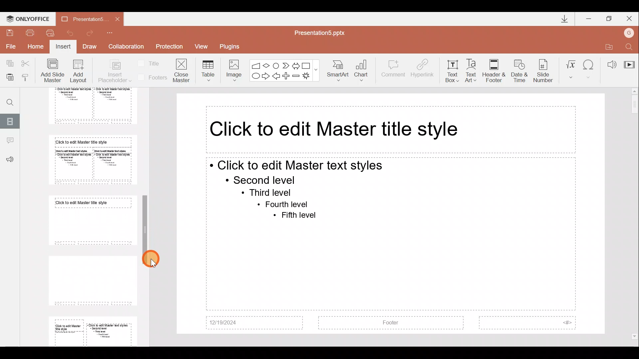 Image resolution: width=639 pixels, height=359 pixels. I want to click on Scroll bar, so click(146, 213).